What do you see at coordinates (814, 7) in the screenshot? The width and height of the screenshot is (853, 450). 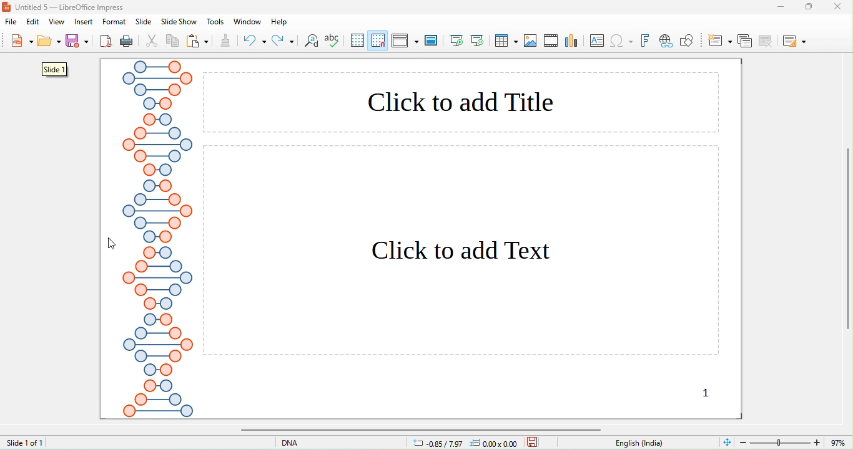 I see `maximize` at bounding box center [814, 7].